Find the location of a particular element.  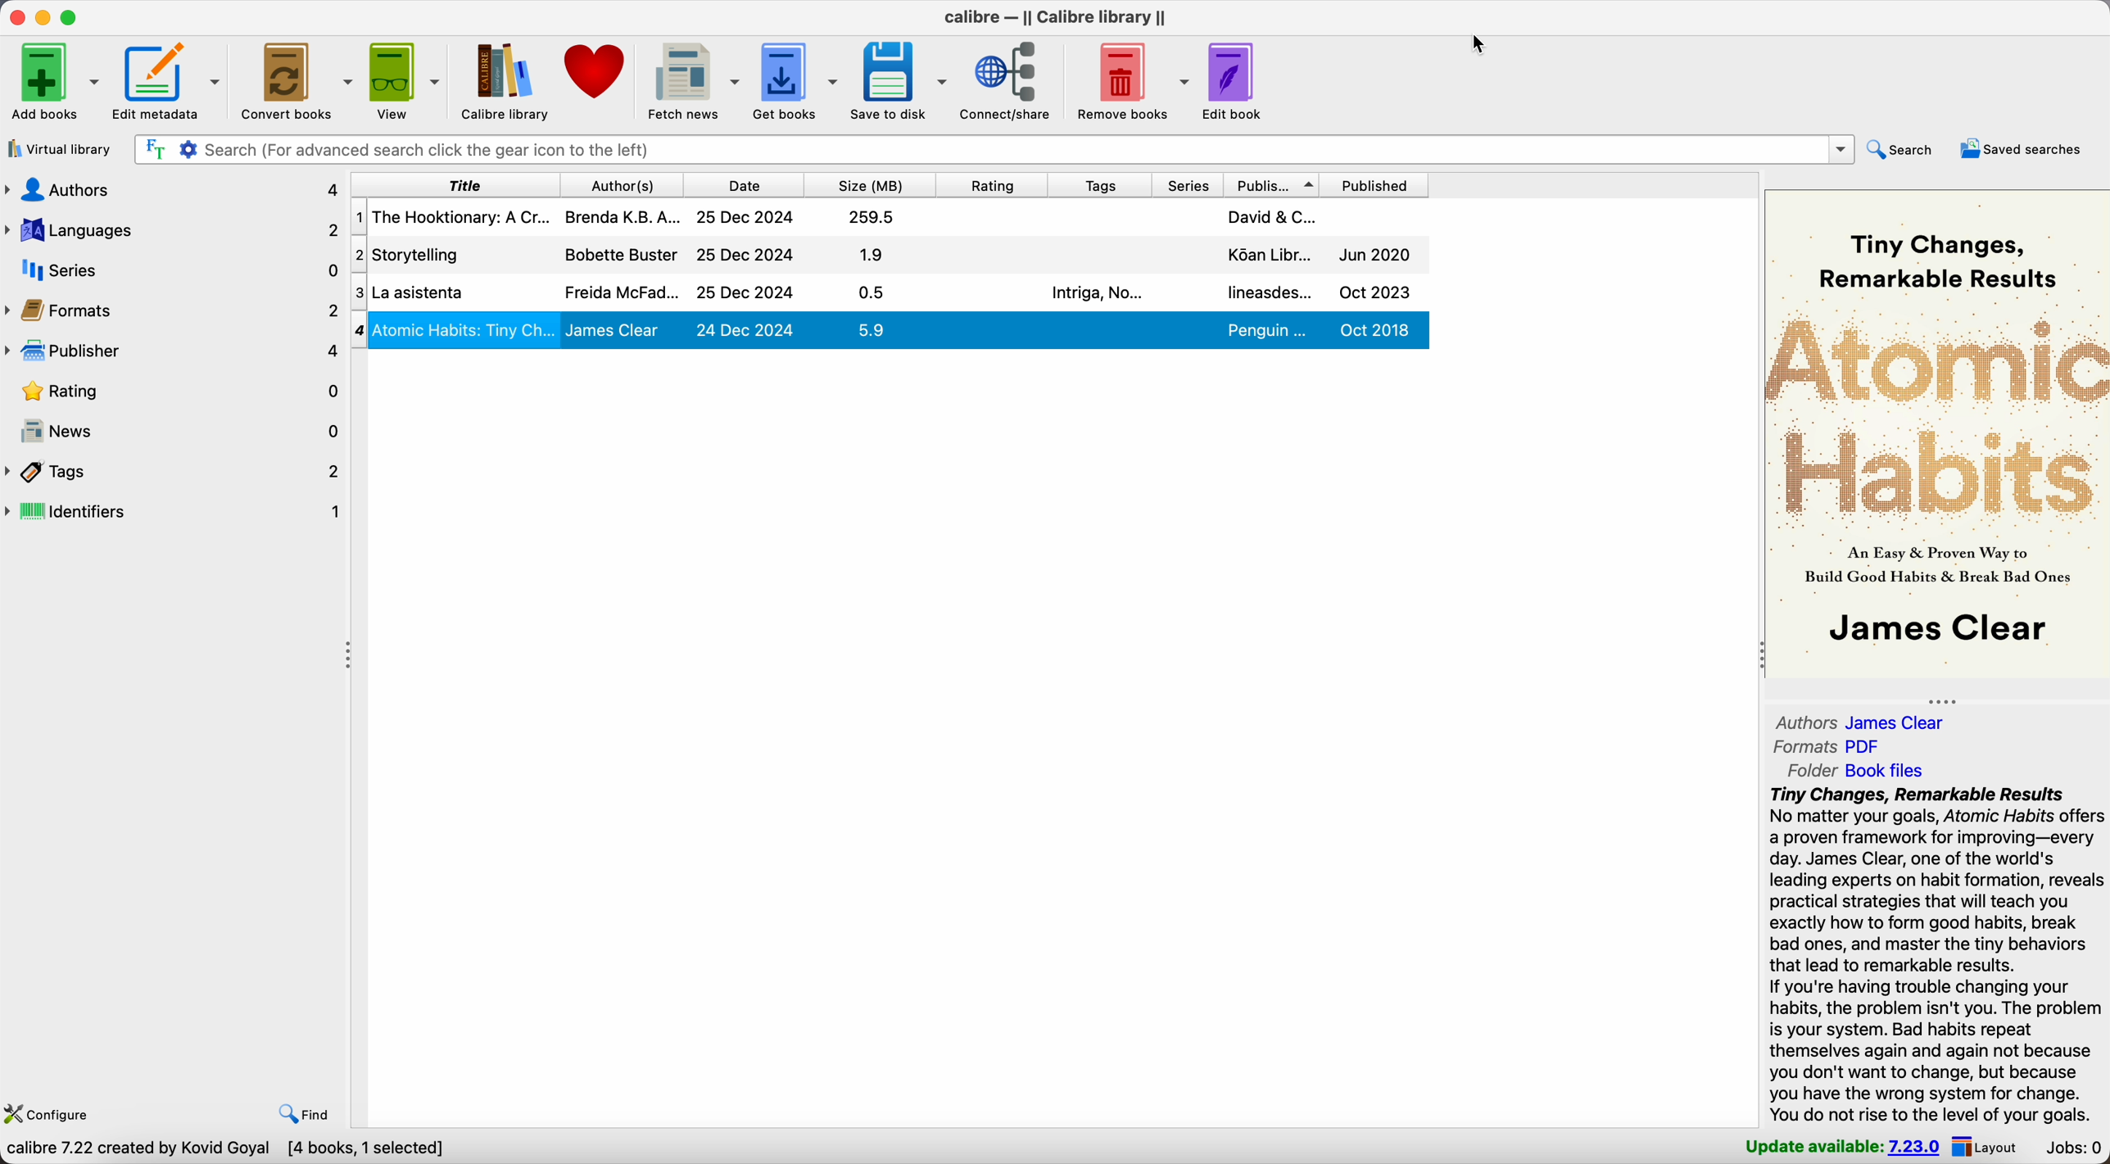

update available: 7.23.0 is located at coordinates (1837, 1147).